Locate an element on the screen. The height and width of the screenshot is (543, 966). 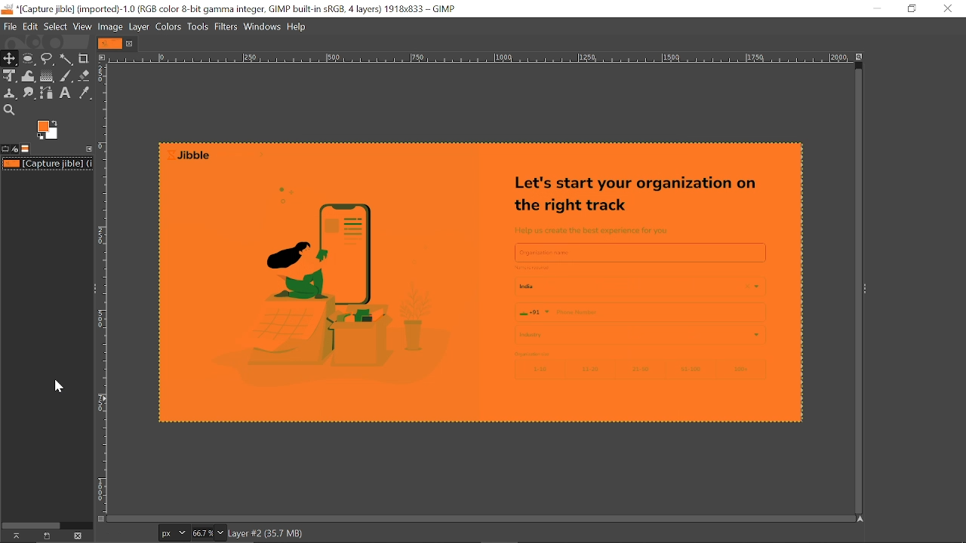
Horizontal label is located at coordinates (479, 59).